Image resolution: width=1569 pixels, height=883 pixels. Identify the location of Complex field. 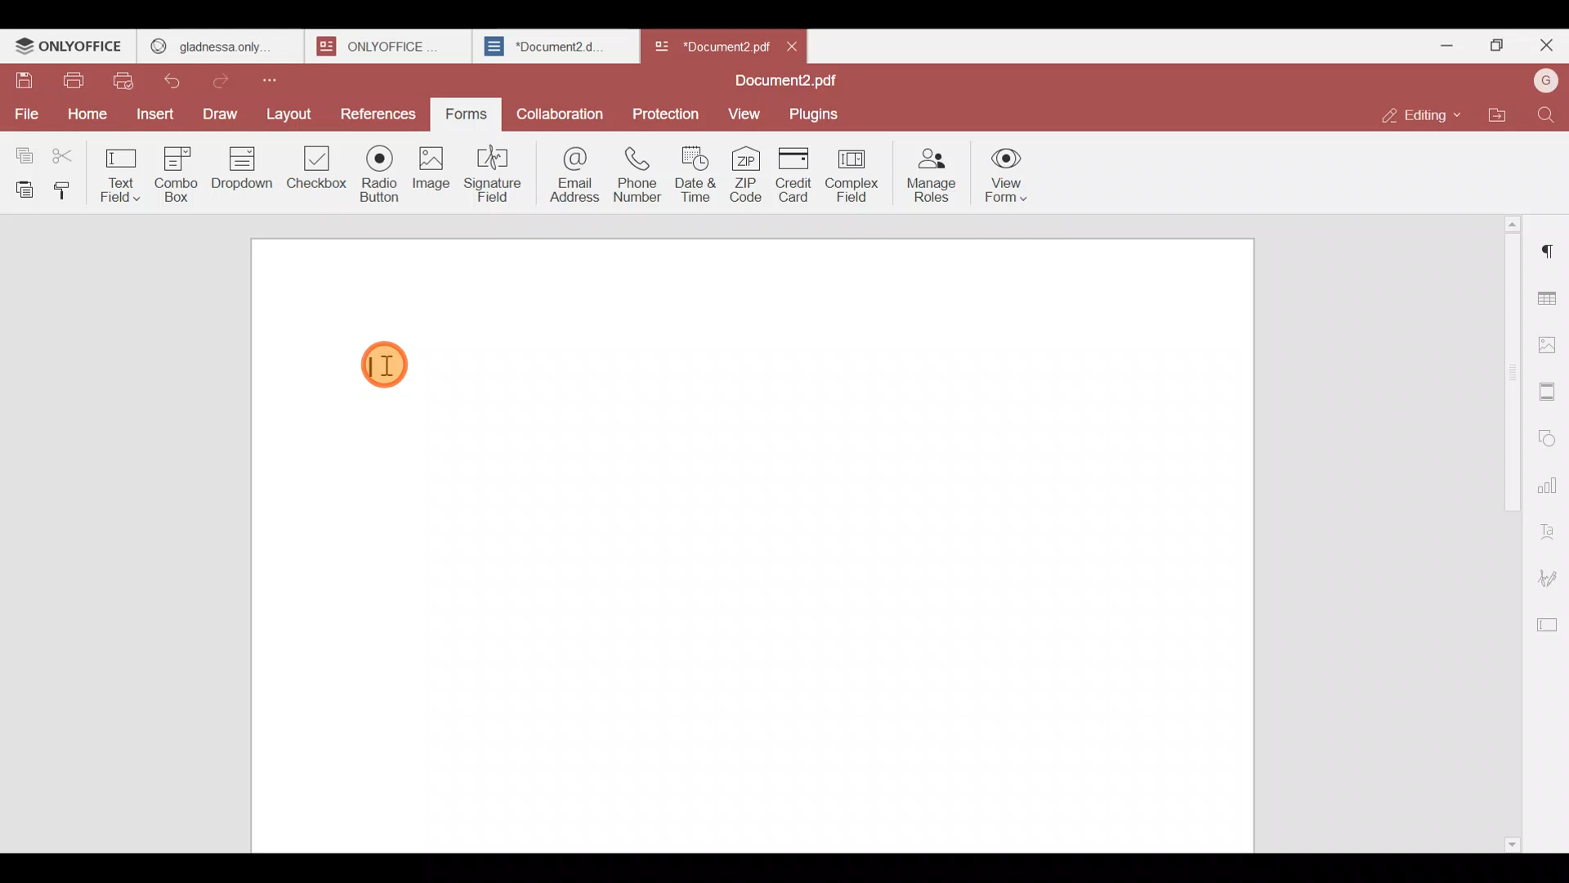
(858, 173).